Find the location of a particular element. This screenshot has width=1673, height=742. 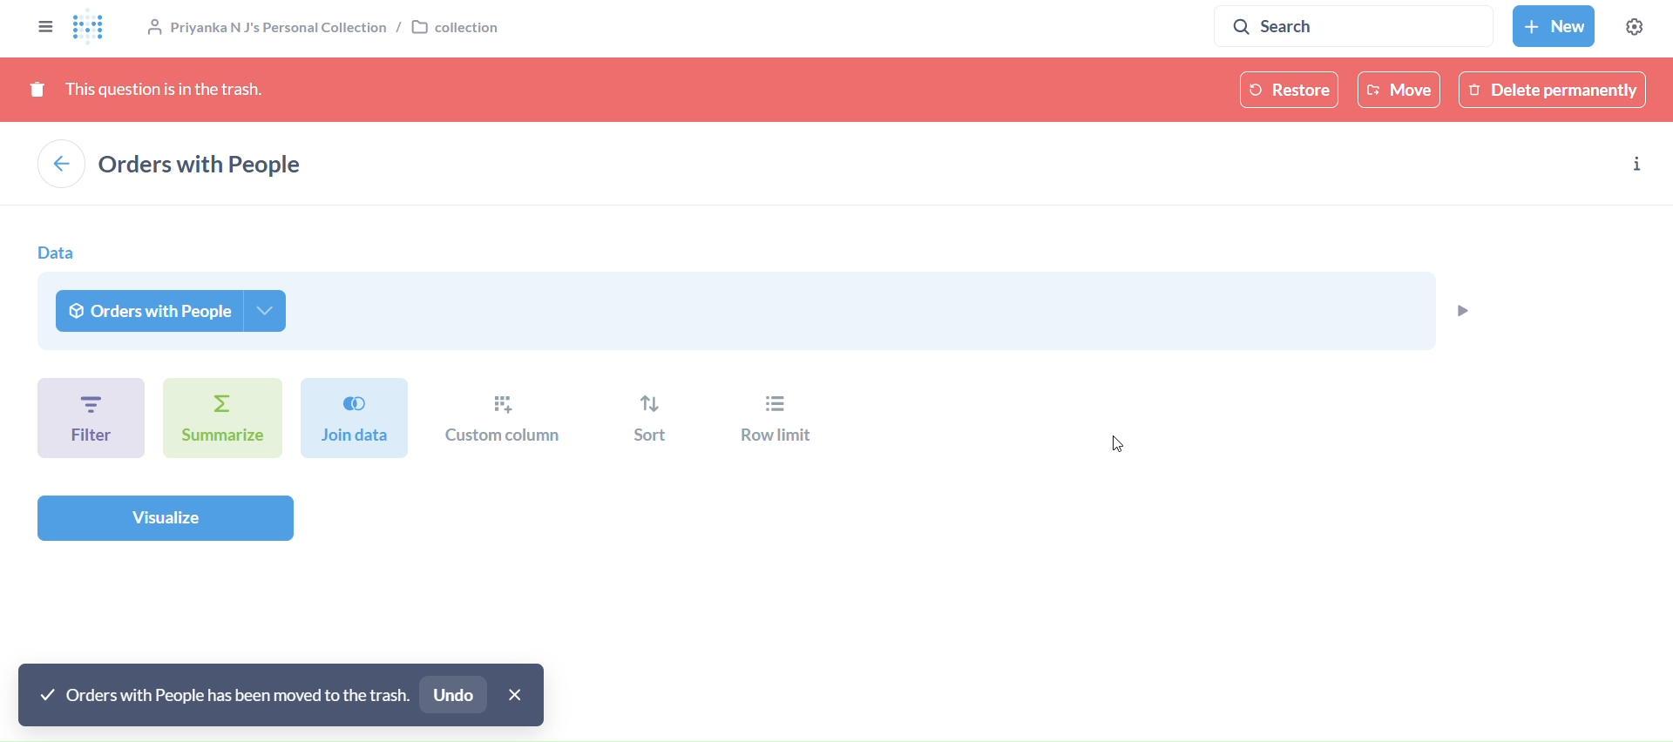

cursor is located at coordinates (1121, 442).